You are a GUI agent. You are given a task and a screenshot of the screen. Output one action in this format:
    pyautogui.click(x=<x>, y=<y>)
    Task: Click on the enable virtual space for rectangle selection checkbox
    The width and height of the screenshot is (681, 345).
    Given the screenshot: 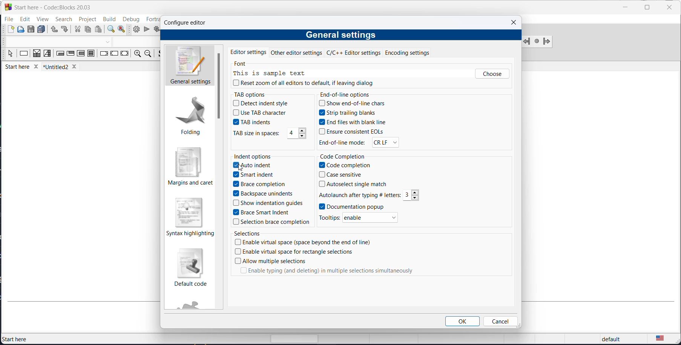 What is the action you would take?
    pyautogui.click(x=299, y=252)
    